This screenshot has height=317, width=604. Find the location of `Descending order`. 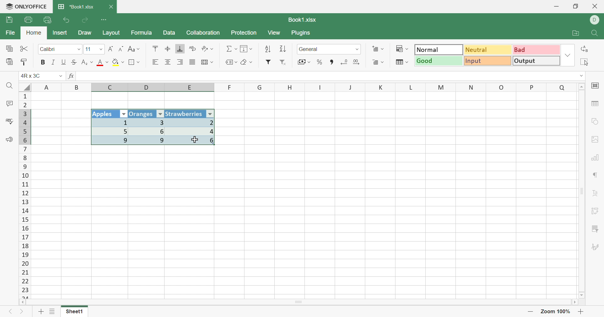

Descending order is located at coordinates (282, 50).